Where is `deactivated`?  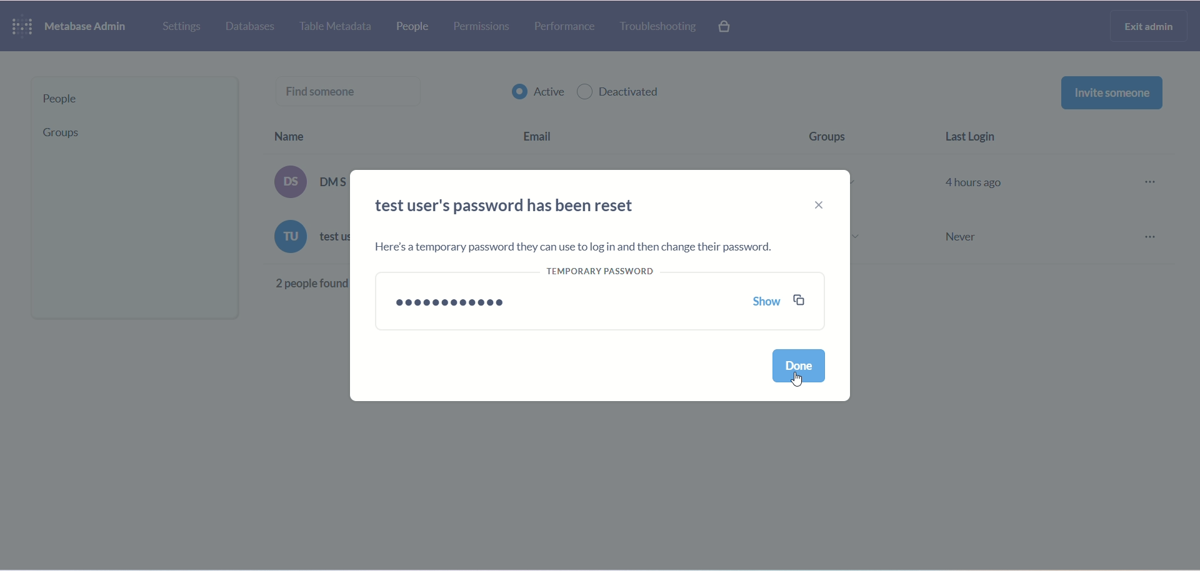 deactivated is located at coordinates (621, 92).